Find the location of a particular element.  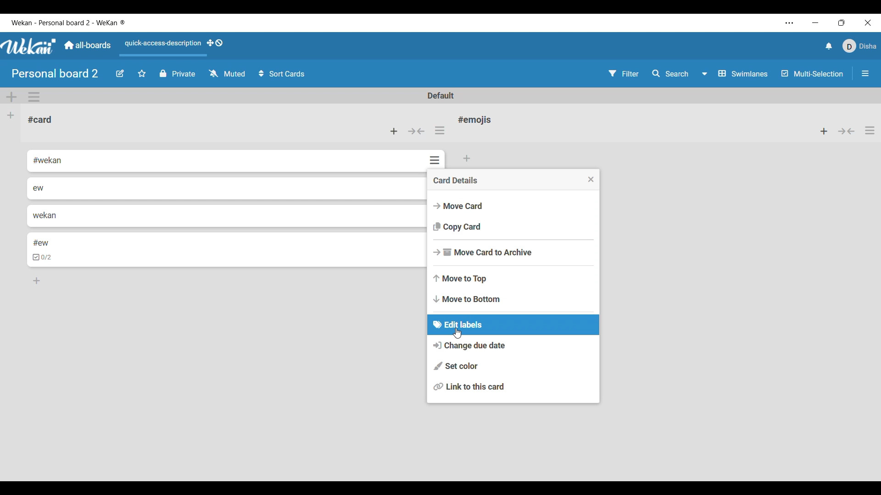

Default is located at coordinates (440, 95).